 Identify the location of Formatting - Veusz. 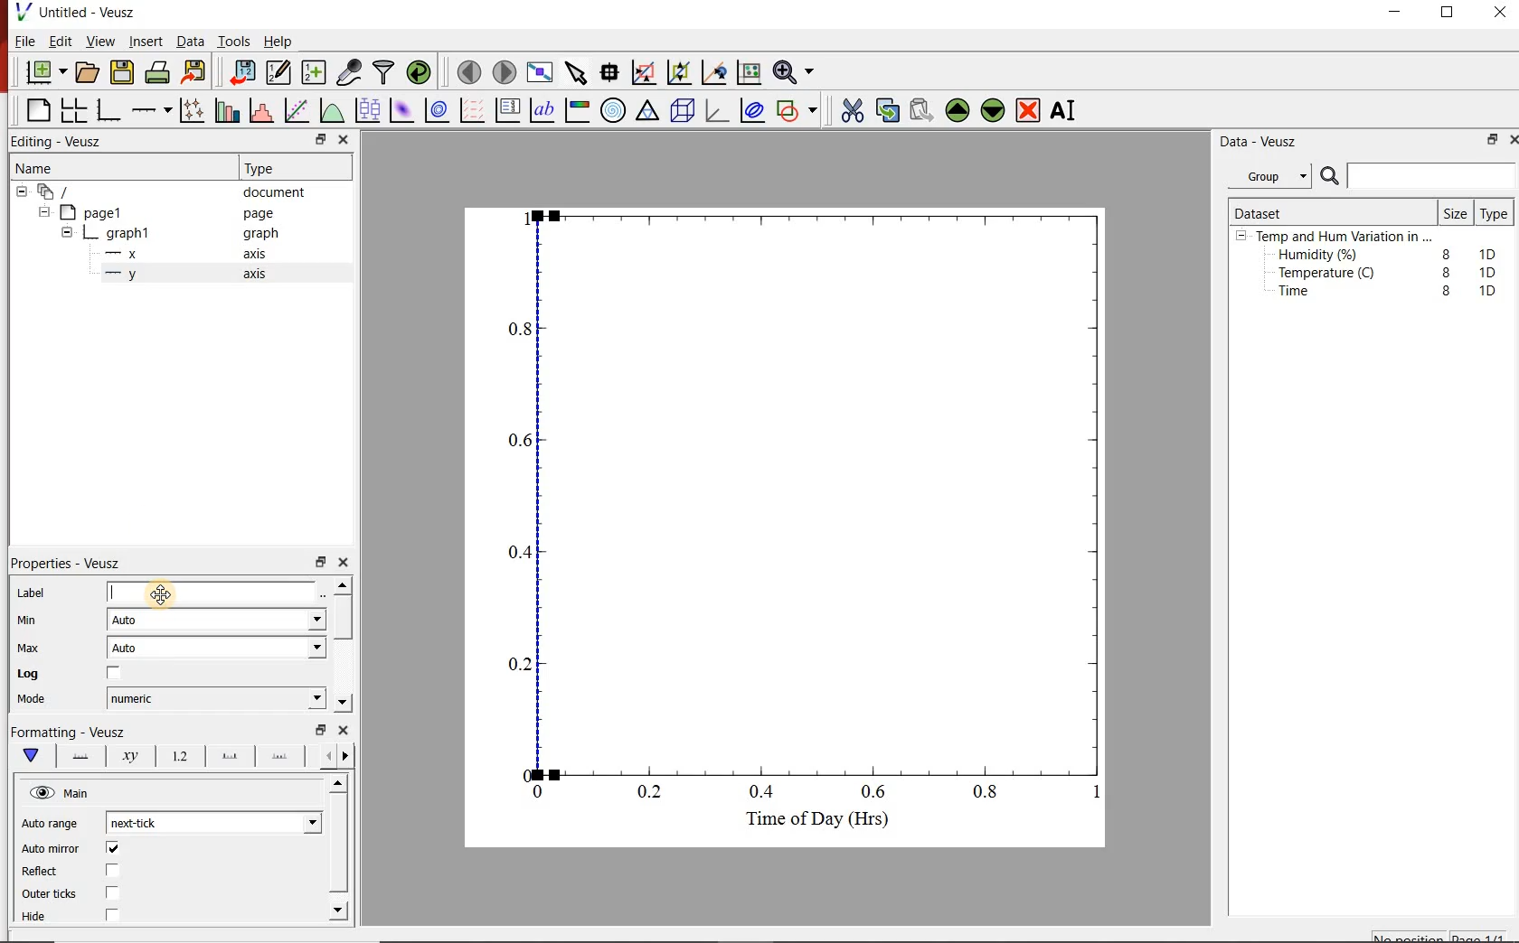
(72, 733).